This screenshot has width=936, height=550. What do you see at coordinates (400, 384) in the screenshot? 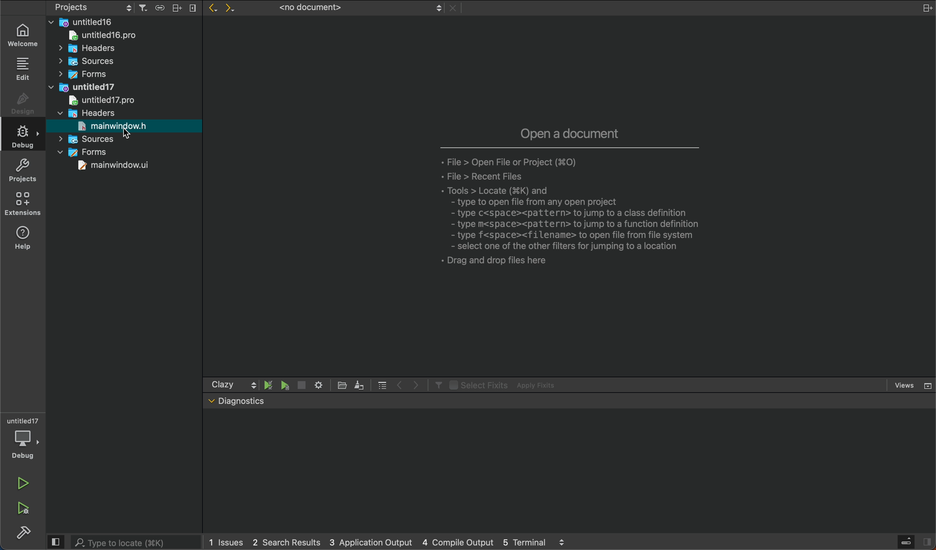
I see `Previous` at bounding box center [400, 384].